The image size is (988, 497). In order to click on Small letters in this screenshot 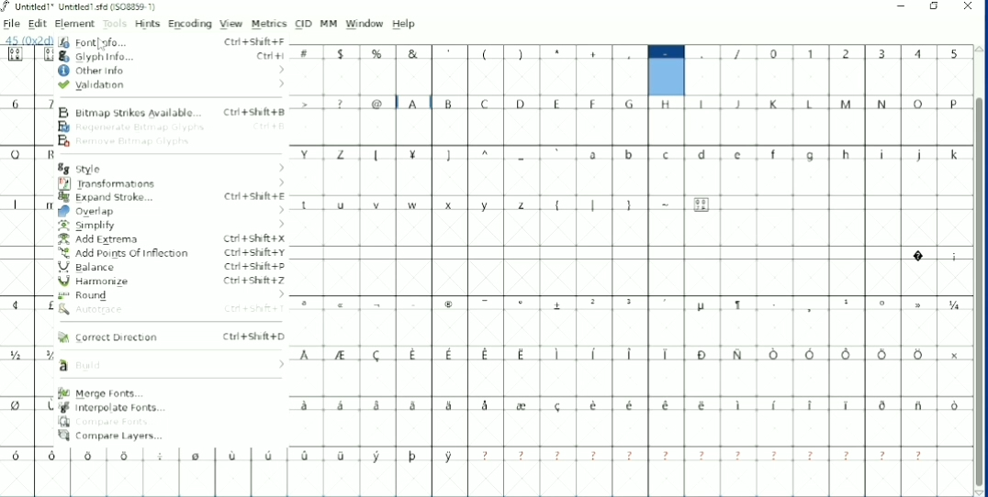, I will do `click(413, 206)`.